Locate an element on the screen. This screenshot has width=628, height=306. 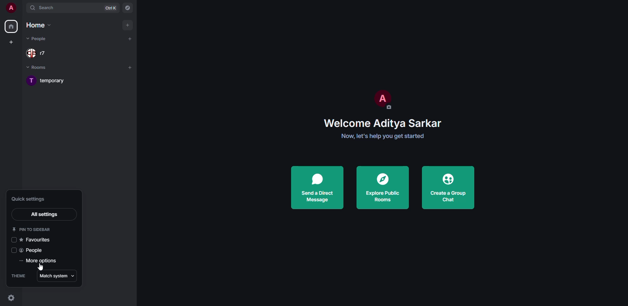
cursor is located at coordinates (41, 267).